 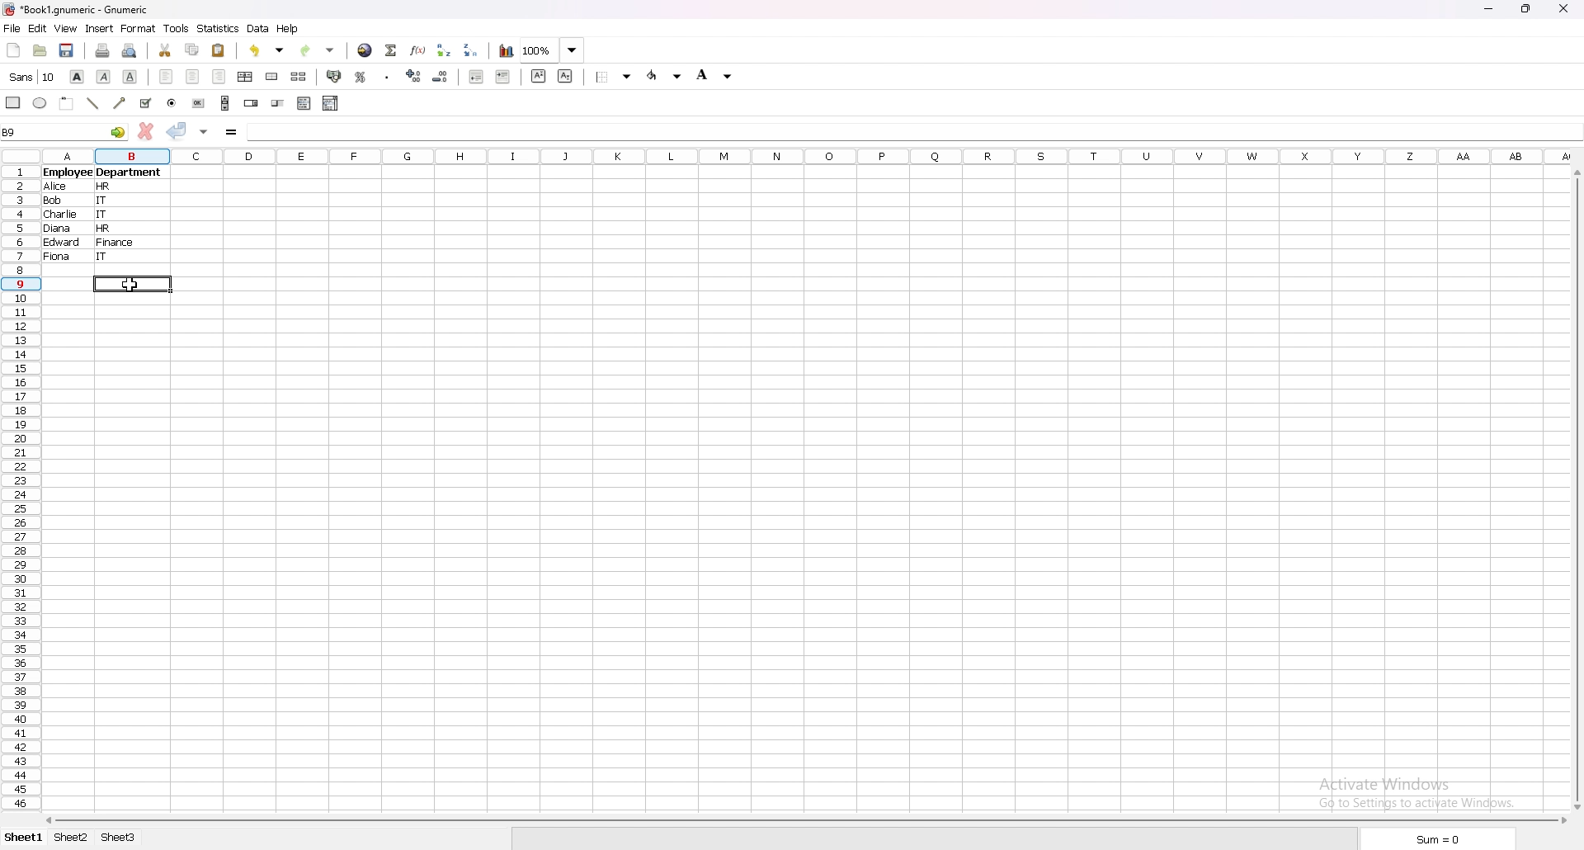 What do you see at coordinates (65, 28) in the screenshot?
I see `view` at bounding box center [65, 28].